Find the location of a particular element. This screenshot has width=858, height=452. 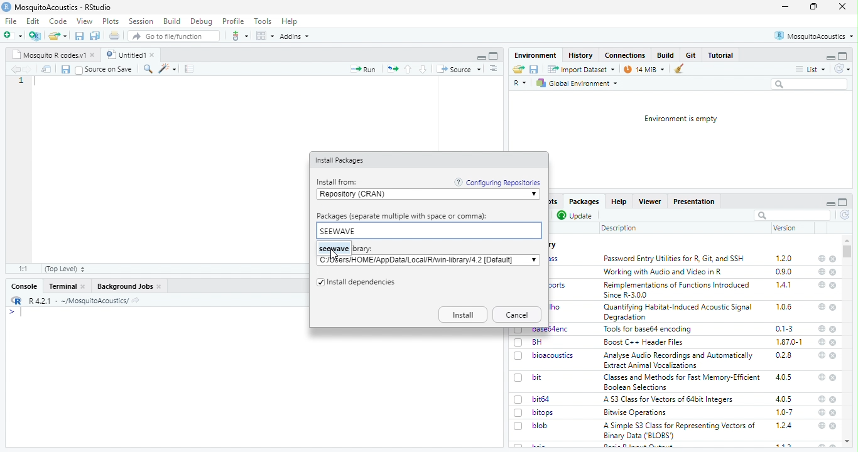

Tutorial is located at coordinates (721, 55).